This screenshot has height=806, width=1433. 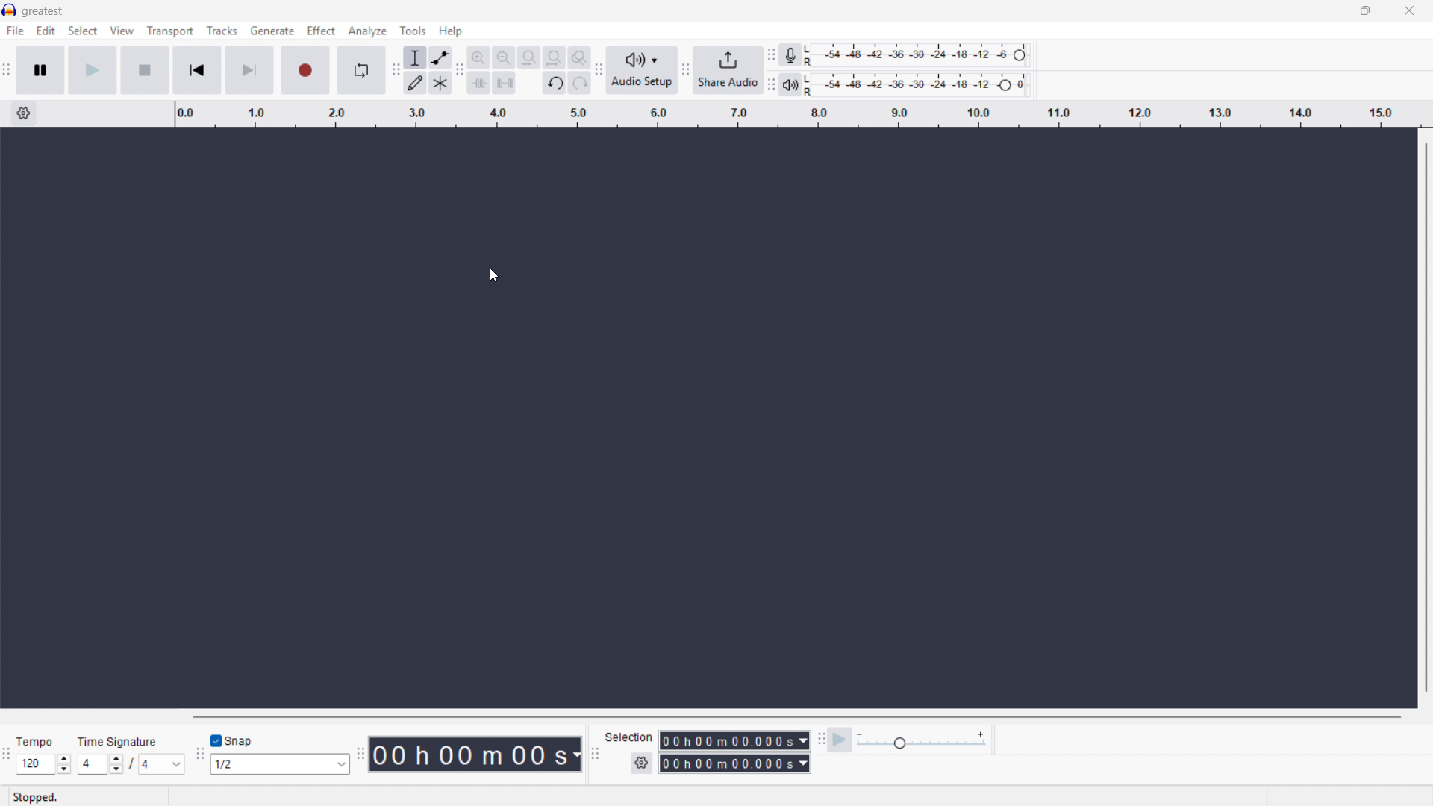 I want to click on Audio setup toolbar , so click(x=599, y=71).